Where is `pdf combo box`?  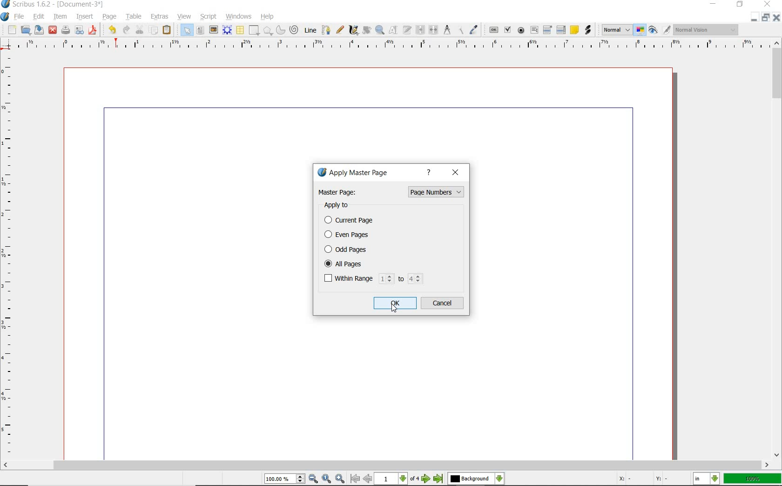
pdf combo box is located at coordinates (548, 29).